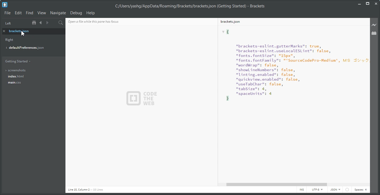 The height and width of the screenshot is (195, 380). I want to click on Close, so click(376, 4).